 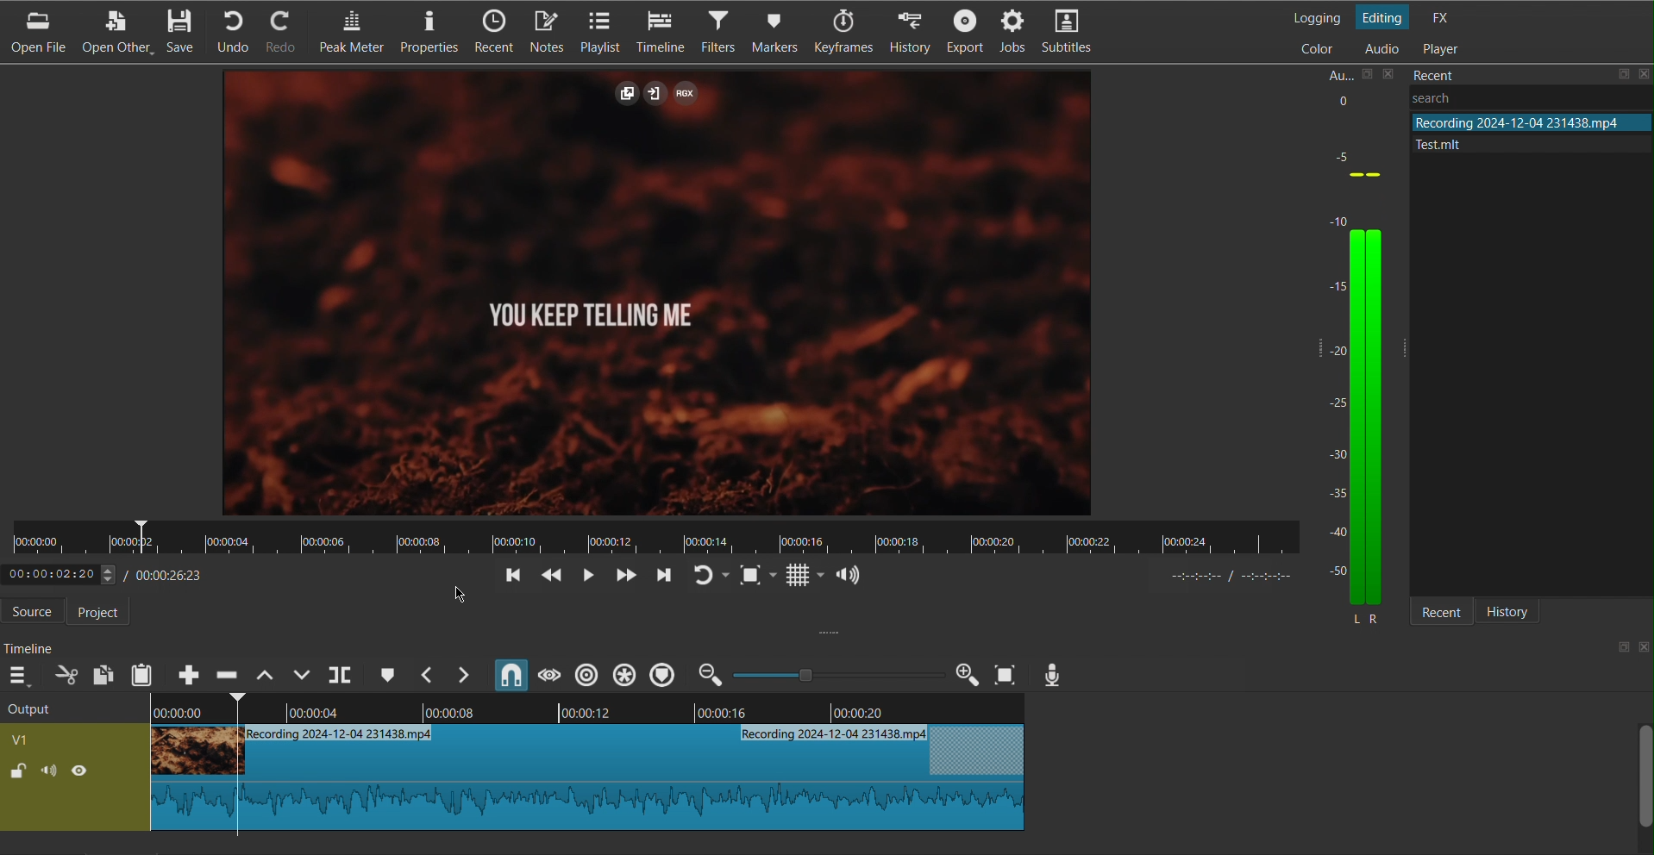 I want to click on Open File, so click(x=35, y=32).